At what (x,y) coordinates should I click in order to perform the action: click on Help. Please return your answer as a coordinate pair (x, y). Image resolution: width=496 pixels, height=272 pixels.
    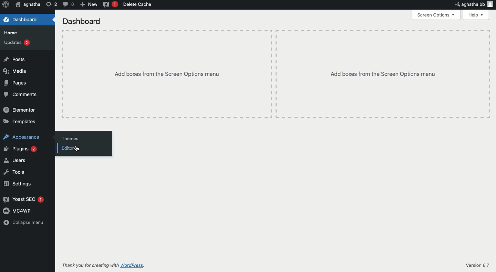
    Looking at the image, I should click on (476, 14).